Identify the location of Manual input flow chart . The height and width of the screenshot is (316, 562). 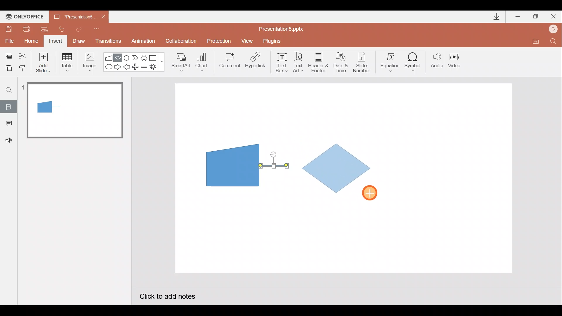
(232, 164).